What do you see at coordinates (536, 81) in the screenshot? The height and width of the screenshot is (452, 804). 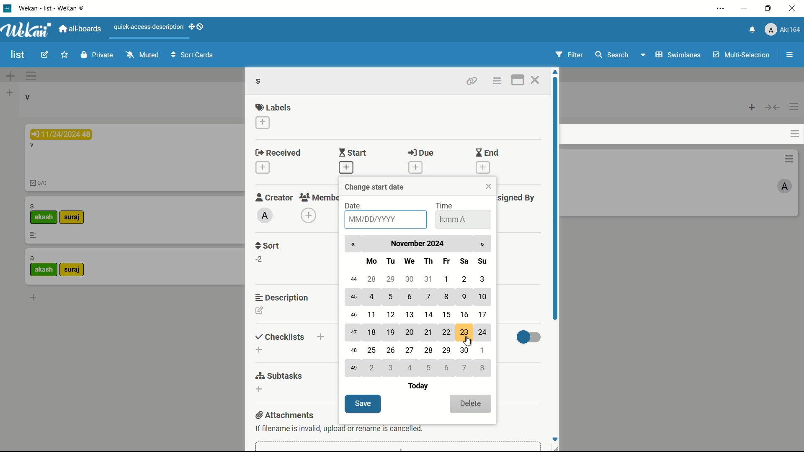 I see `close card` at bounding box center [536, 81].